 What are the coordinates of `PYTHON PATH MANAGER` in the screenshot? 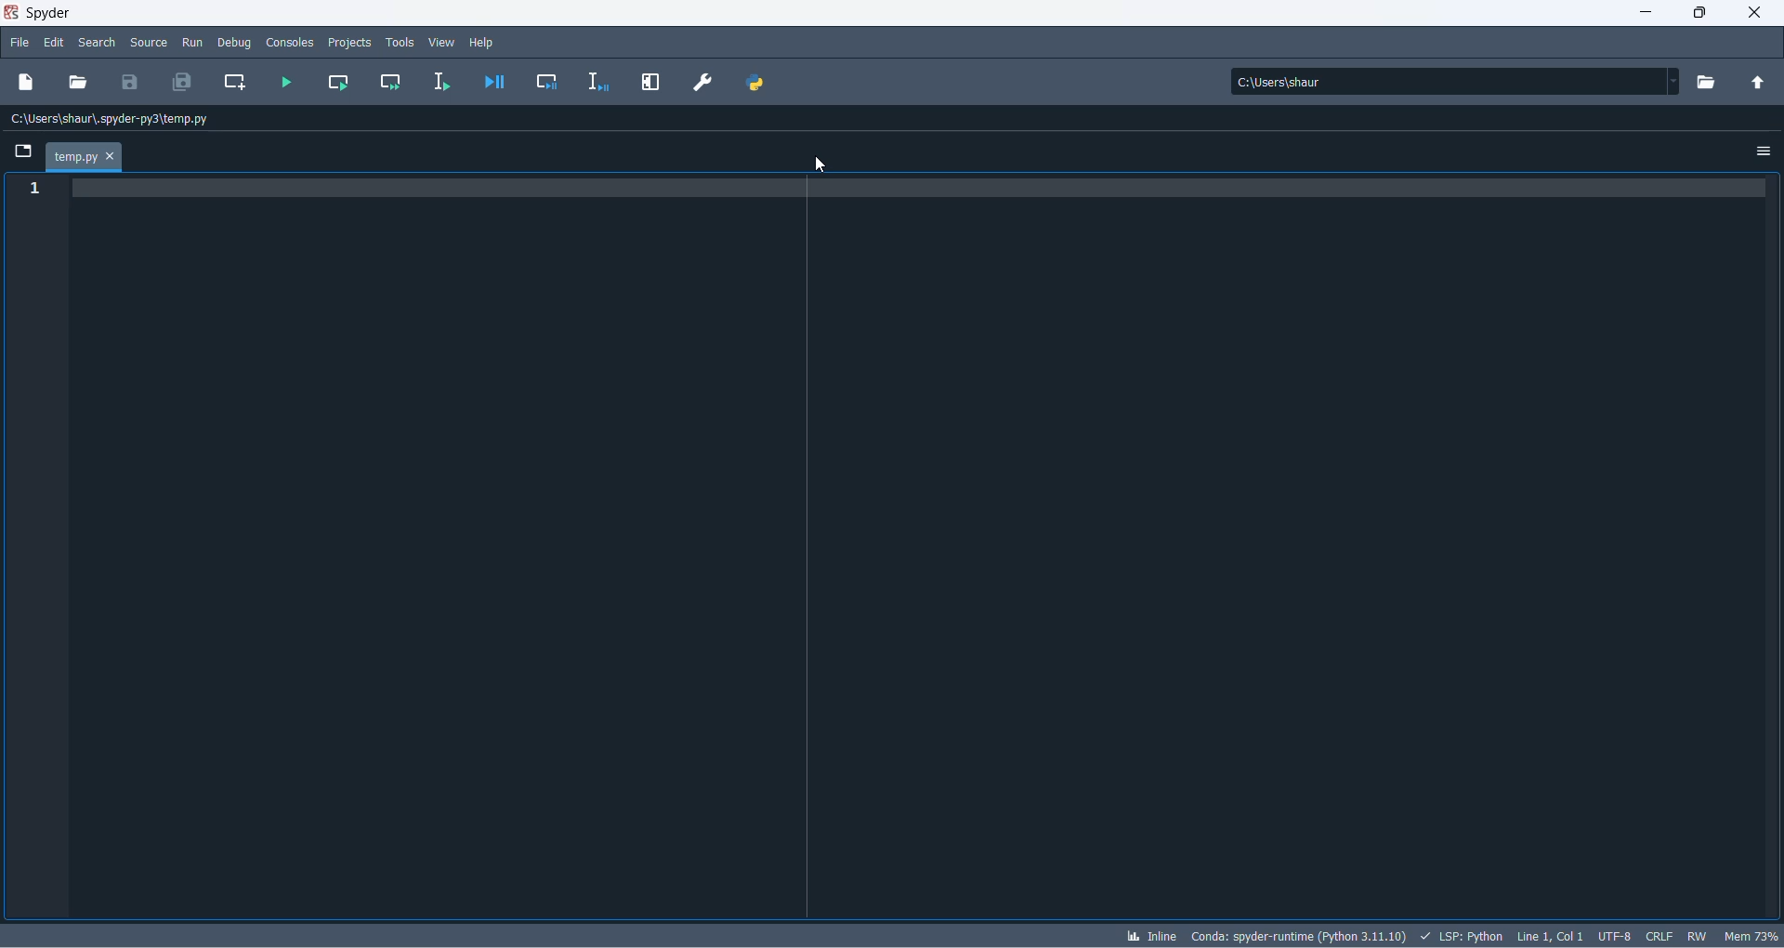 It's located at (754, 83).